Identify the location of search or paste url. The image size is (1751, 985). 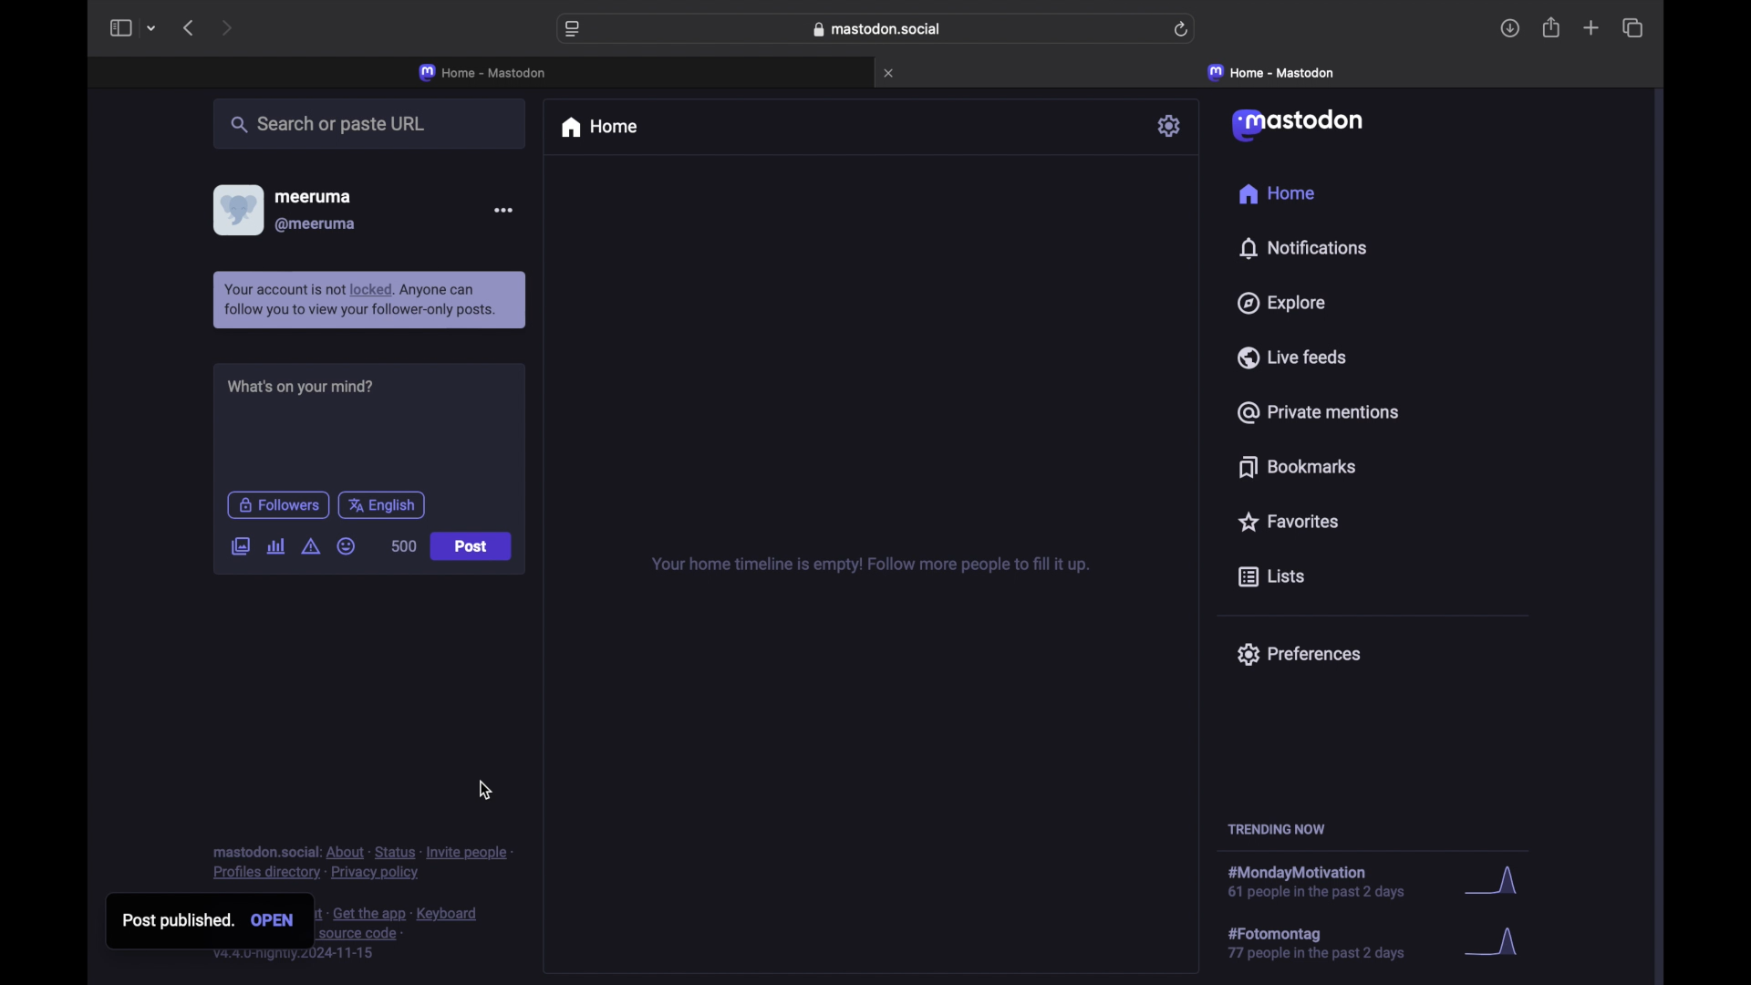
(334, 126).